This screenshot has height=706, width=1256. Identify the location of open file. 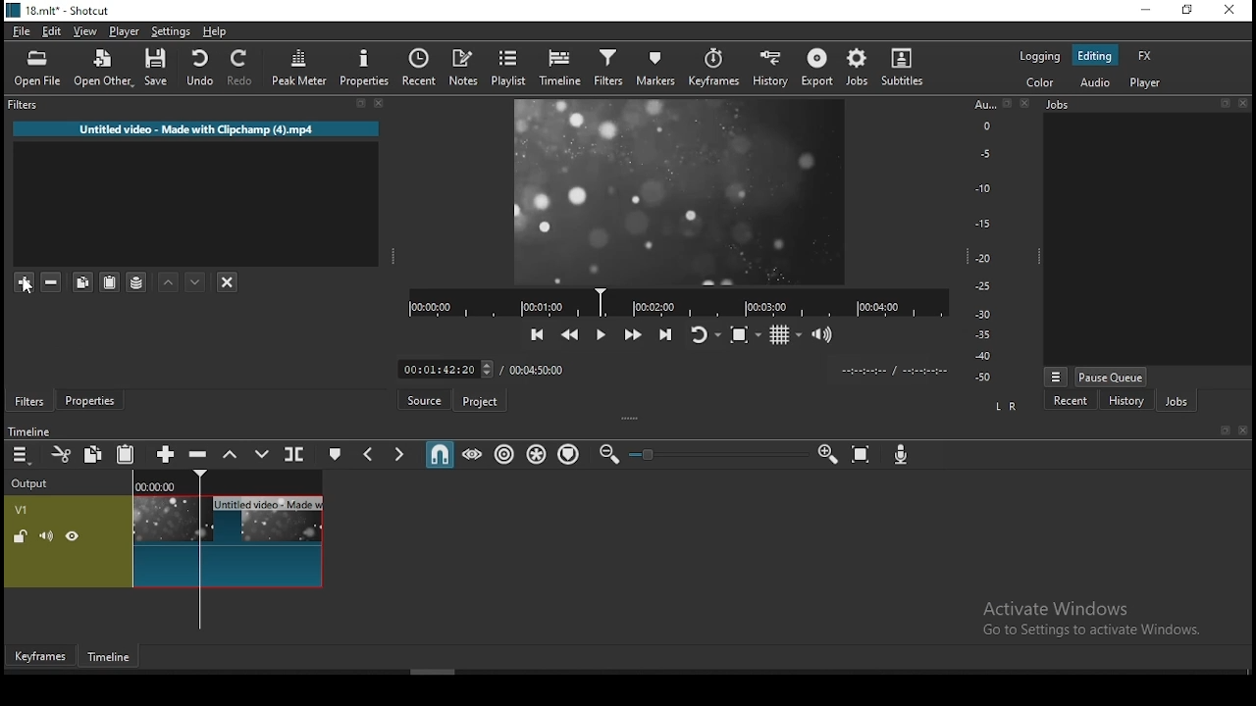
(37, 70).